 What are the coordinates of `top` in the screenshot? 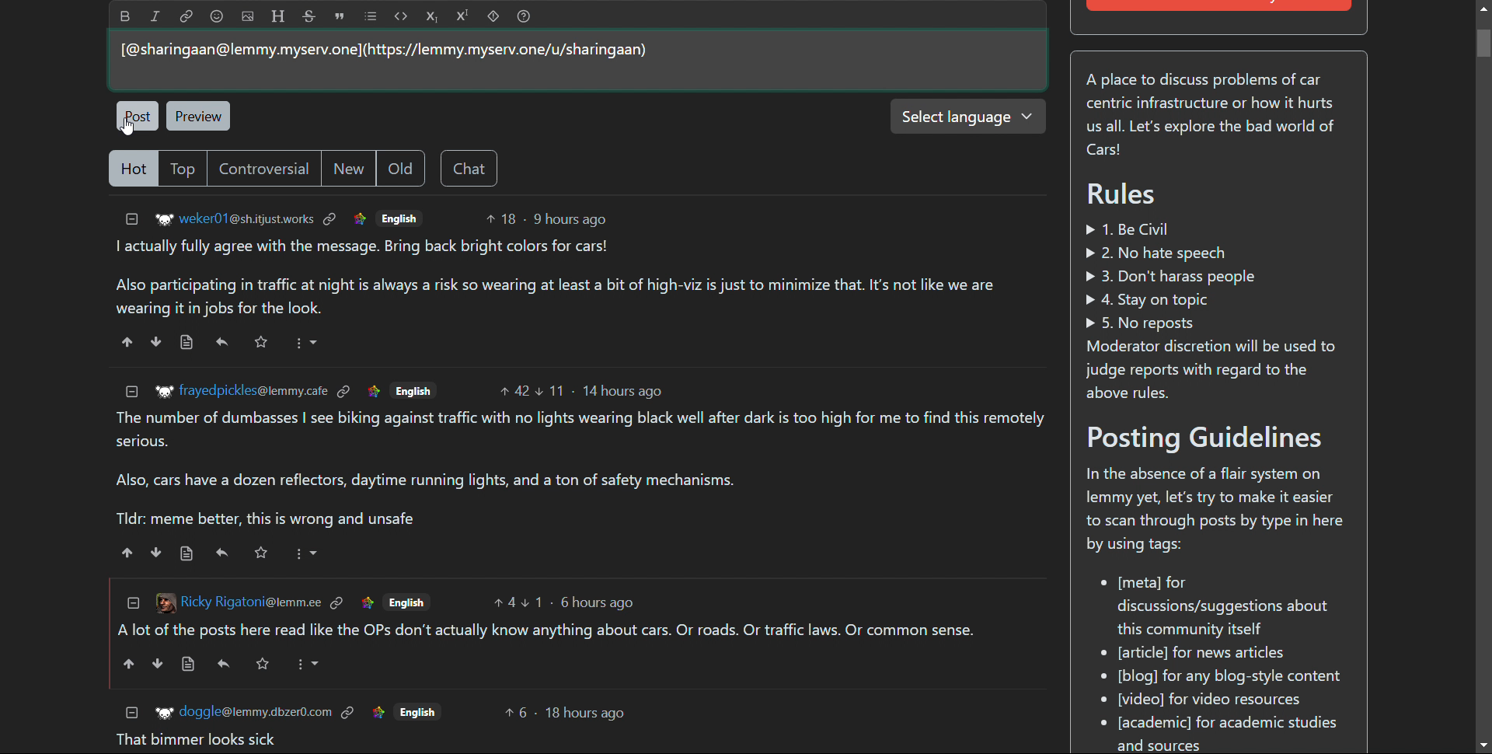 It's located at (182, 169).